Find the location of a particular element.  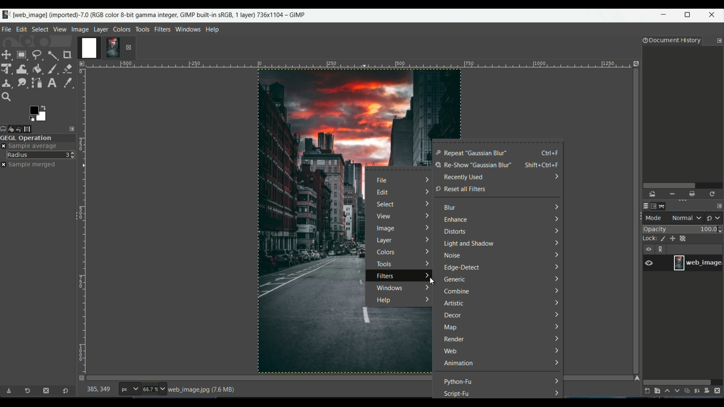

configure this tab is located at coordinates (73, 129).